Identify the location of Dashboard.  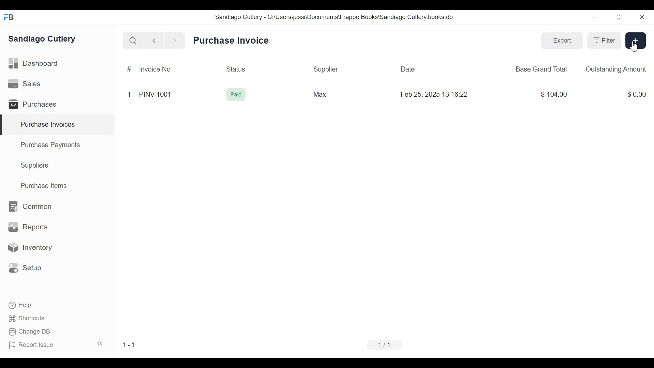
(33, 63).